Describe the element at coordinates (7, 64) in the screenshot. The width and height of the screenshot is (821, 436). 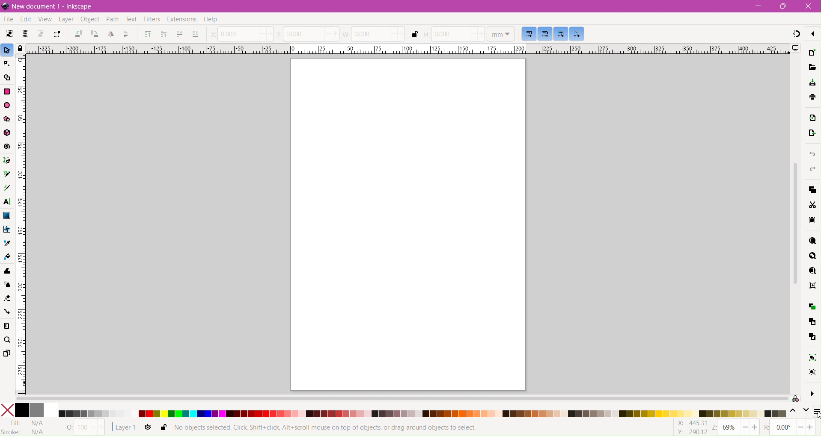
I see `Node Tool` at that location.